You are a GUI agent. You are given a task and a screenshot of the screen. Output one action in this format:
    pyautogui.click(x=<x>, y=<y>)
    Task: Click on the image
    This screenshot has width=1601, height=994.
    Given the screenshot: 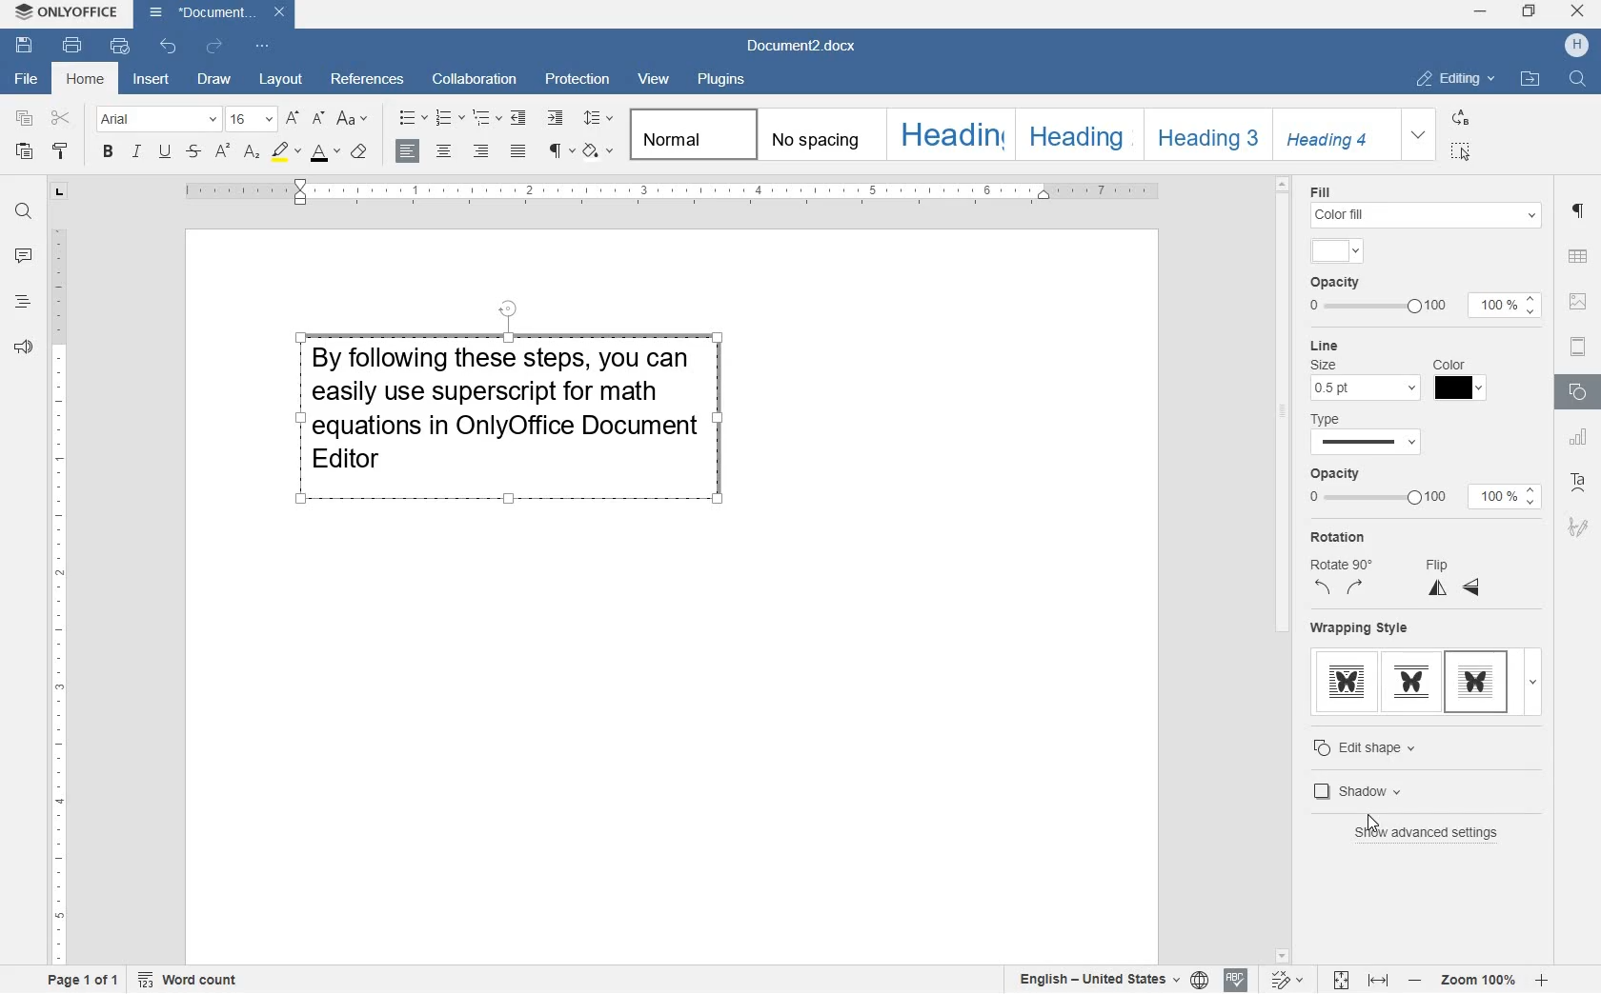 What is the action you would take?
    pyautogui.click(x=1580, y=304)
    